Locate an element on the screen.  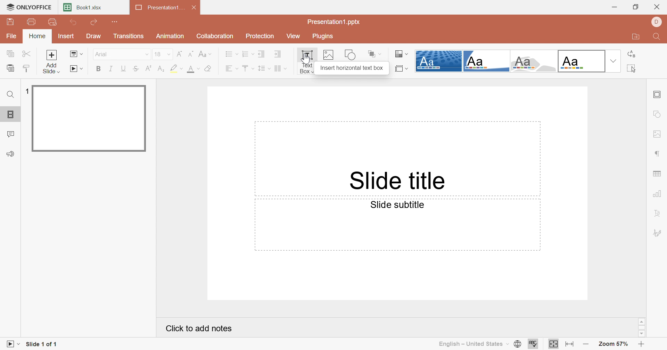
Increment font size is located at coordinates (180, 54).